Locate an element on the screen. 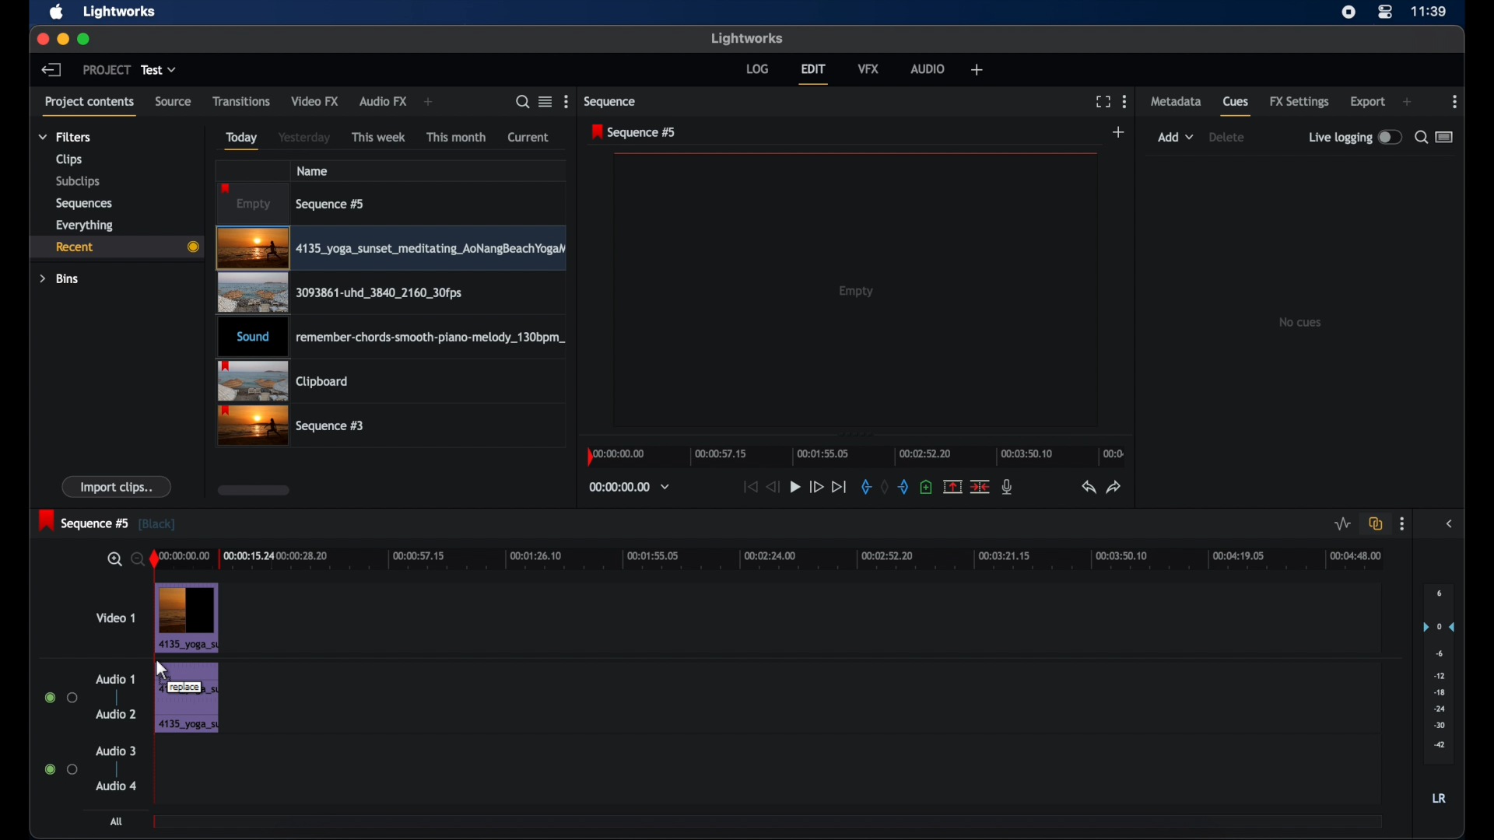 The width and height of the screenshot is (1494, 840). sidebar is located at coordinates (1449, 524).